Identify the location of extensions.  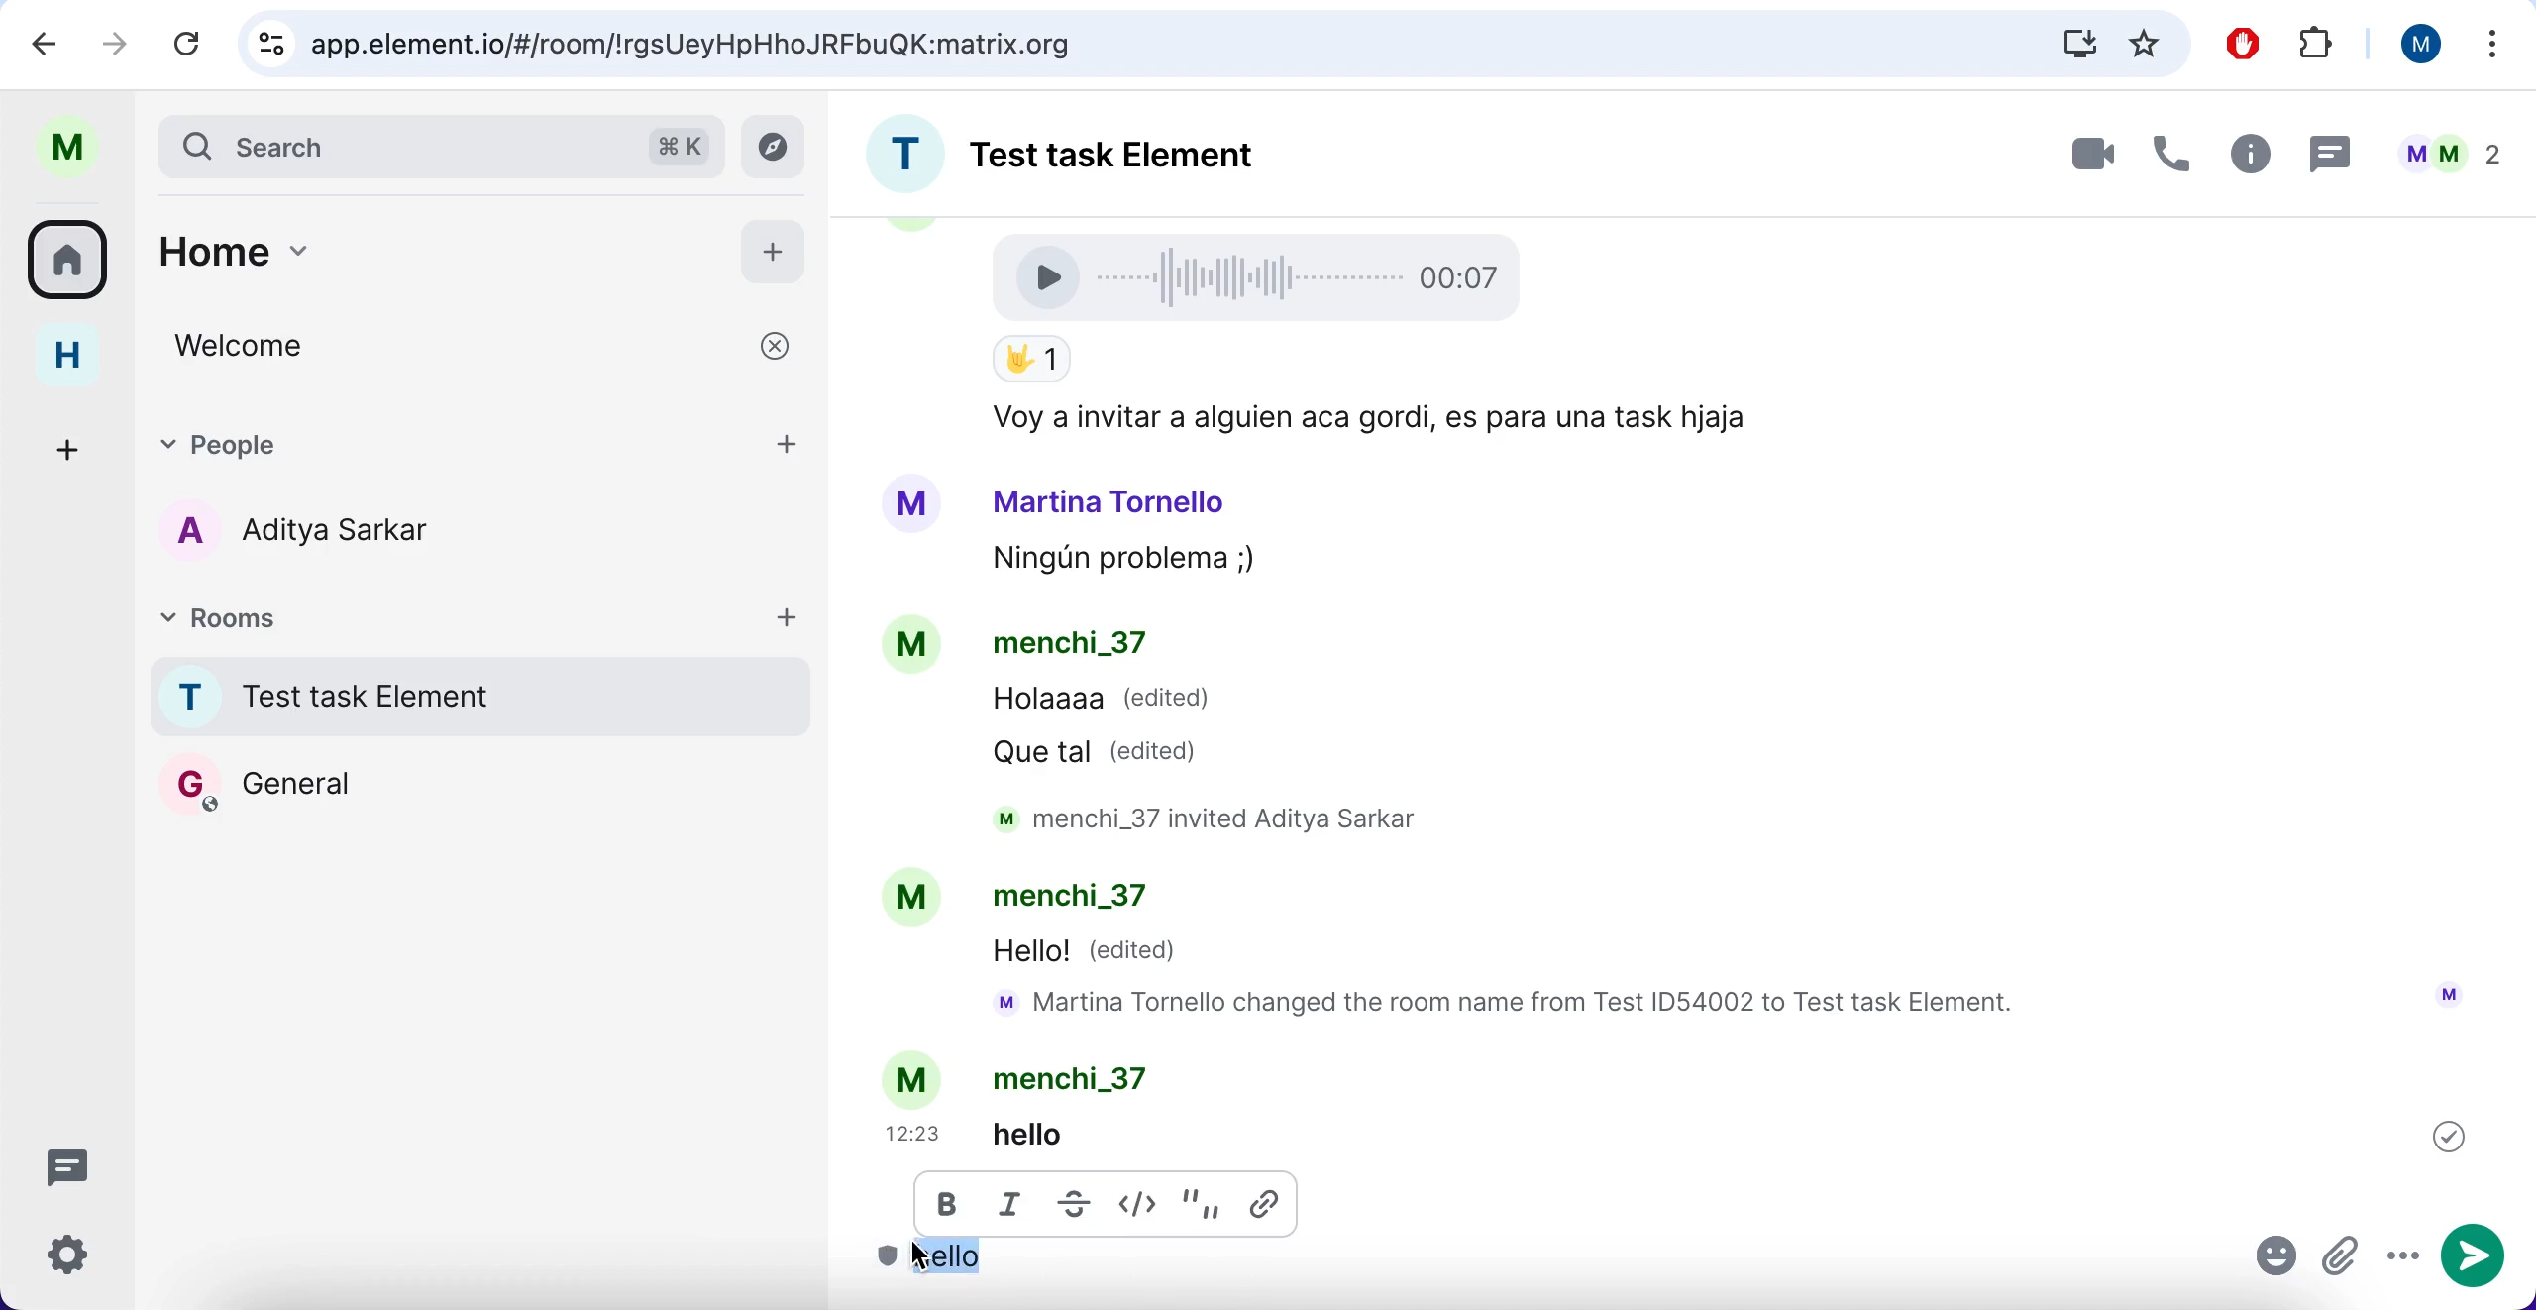
(2320, 46).